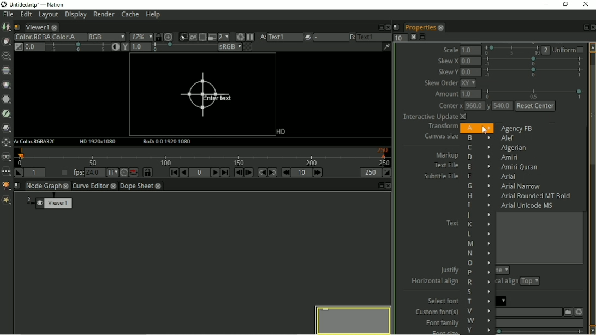 This screenshot has height=335, width=596. Describe the element at coordinates (400, 38) in the screenshot. I see `Maximum number of panels` at that location.